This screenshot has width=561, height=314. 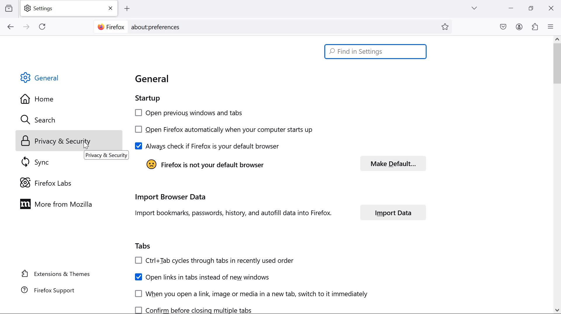 I want to click on Open links in tabs instead of new windows, so click(x=204, y=277).